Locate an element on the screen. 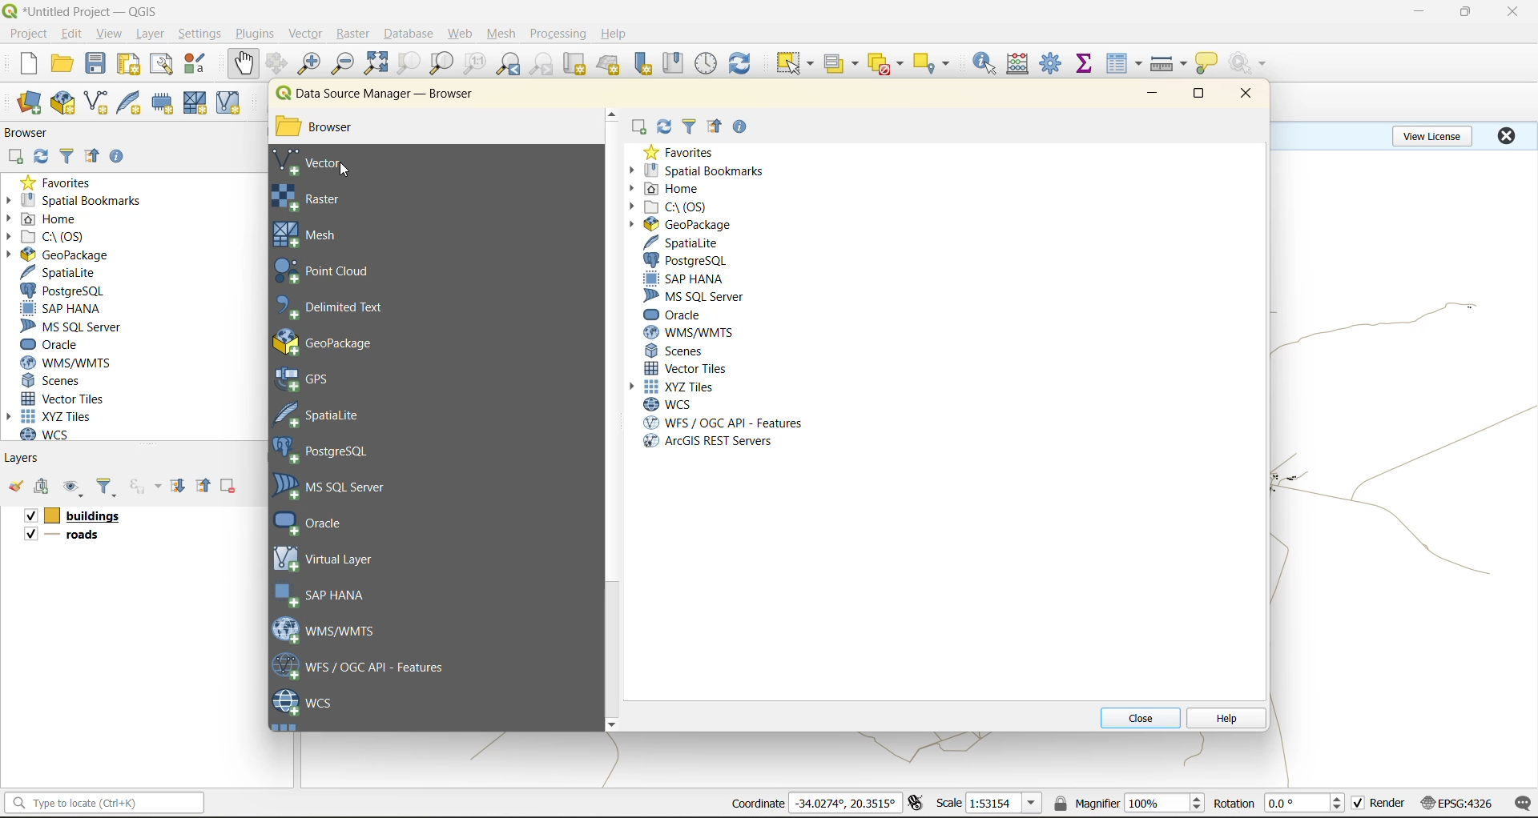 The width and height of the screenshot is (1538, 818). favorites is located at coordinates (680, 152).